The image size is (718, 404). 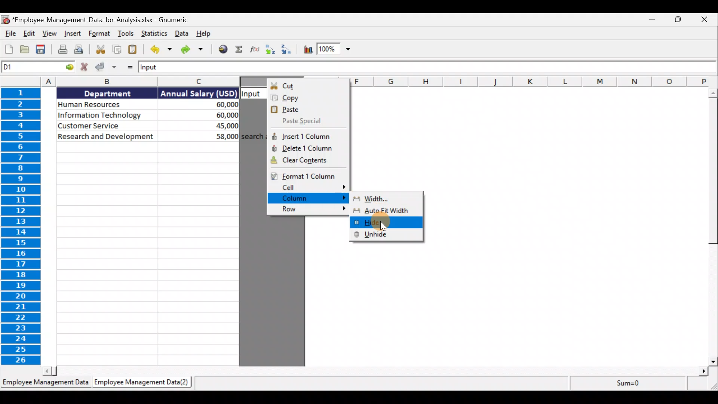 What do you see at coordinates (154, 33) in the screenshot?
I see `Statistics` at bounding box center [154, 33].